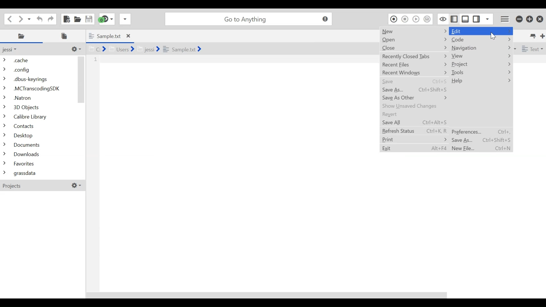  What do you see at coordinates (30, 18) in the screenshot?
I see `Recent locations` at bounding box center [30, 18].